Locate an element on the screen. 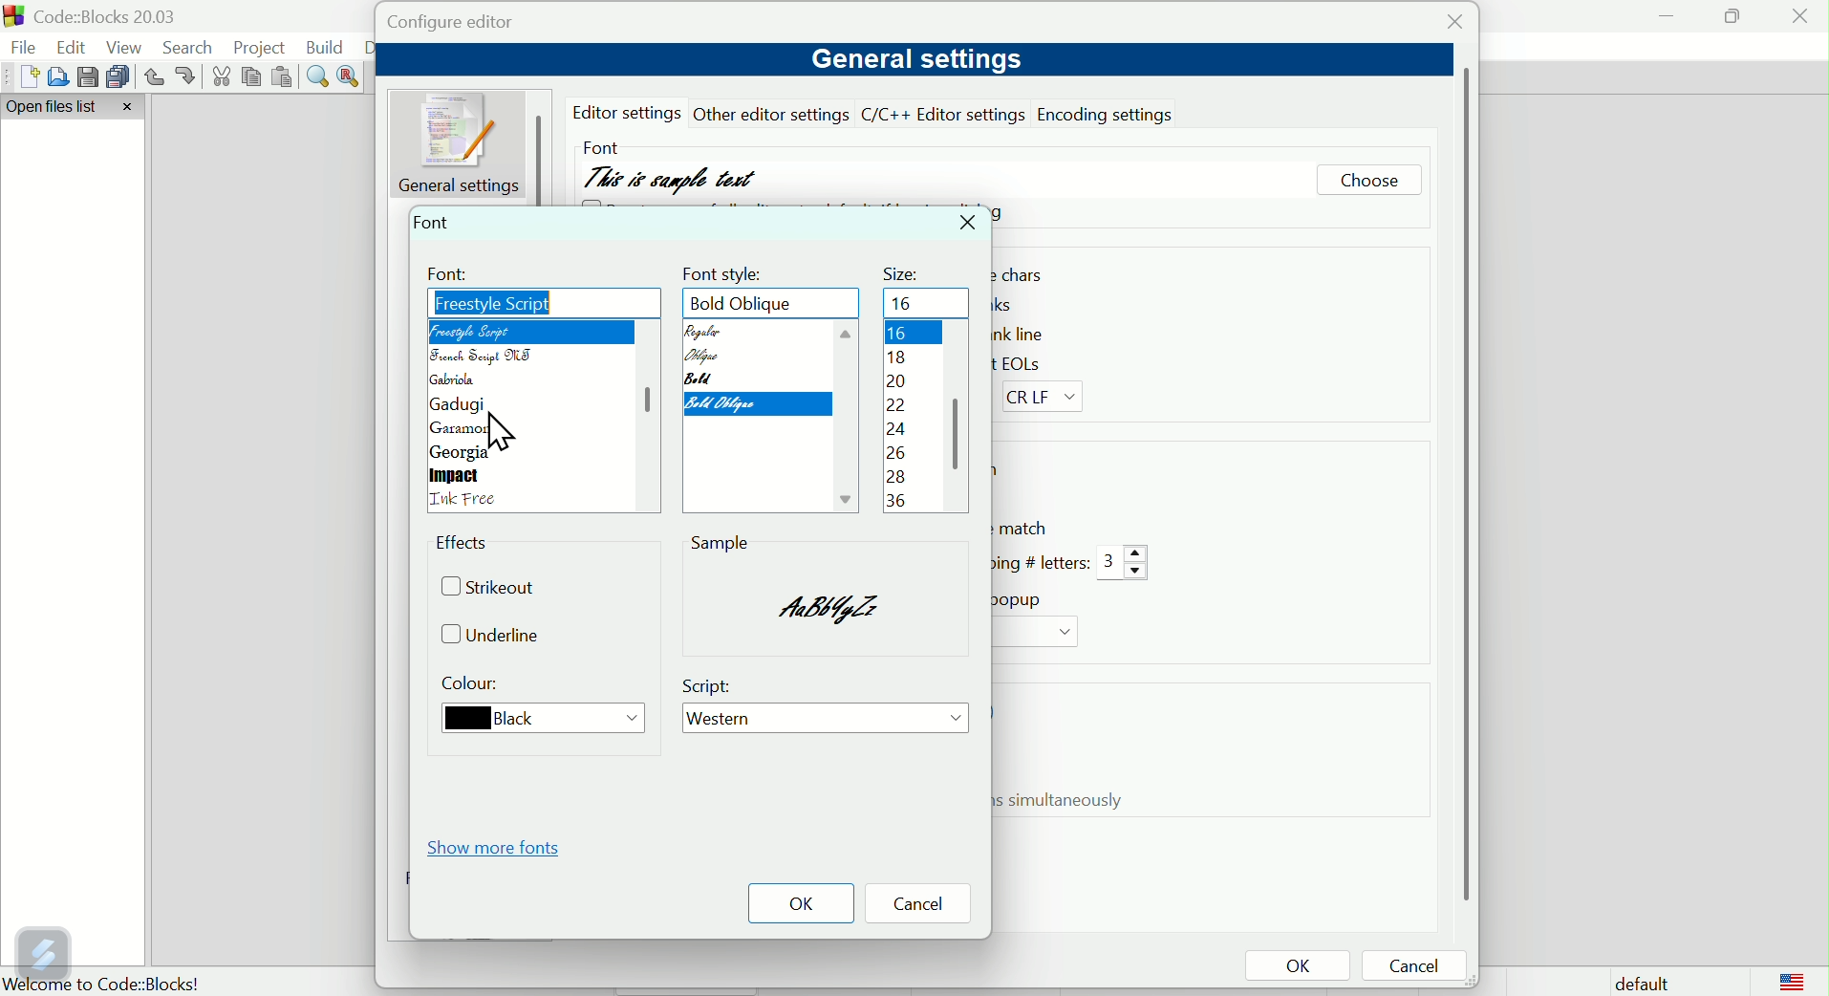 This screenshot has width=1829, height=996. maximise is located at coordinates (1731, 15).